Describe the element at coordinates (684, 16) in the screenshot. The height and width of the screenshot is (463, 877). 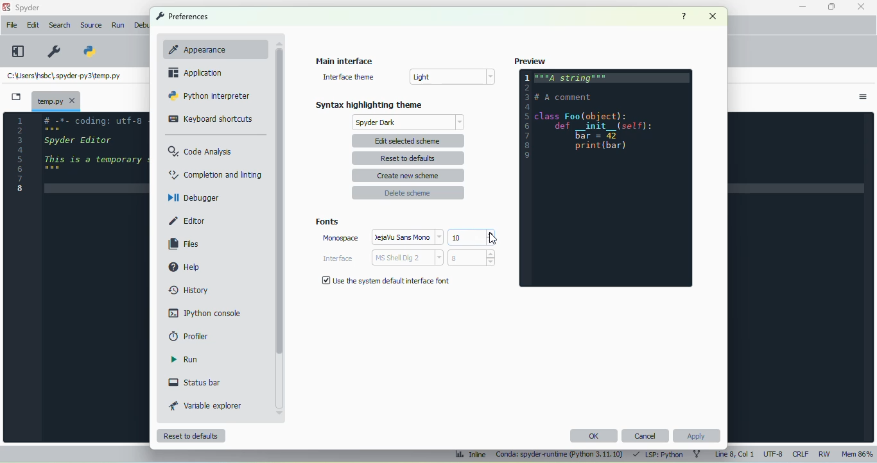
I see `help` at that location.